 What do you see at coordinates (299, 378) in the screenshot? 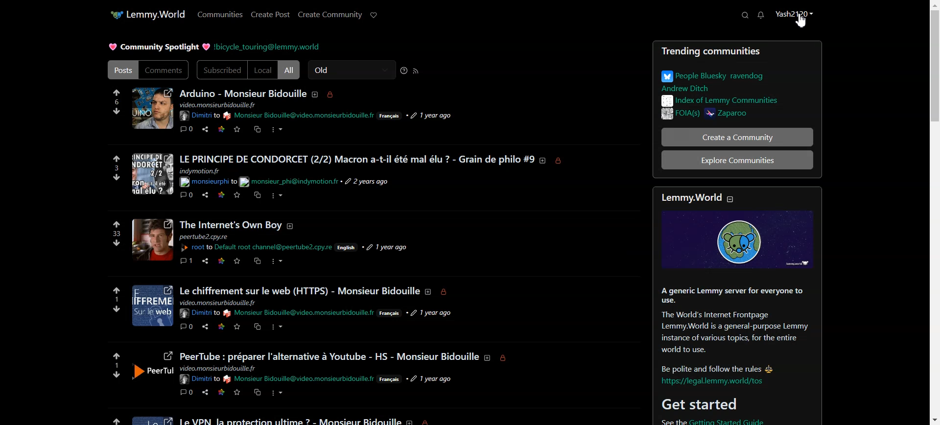
I see `Hyperlink` at bounding box center [299, 378].